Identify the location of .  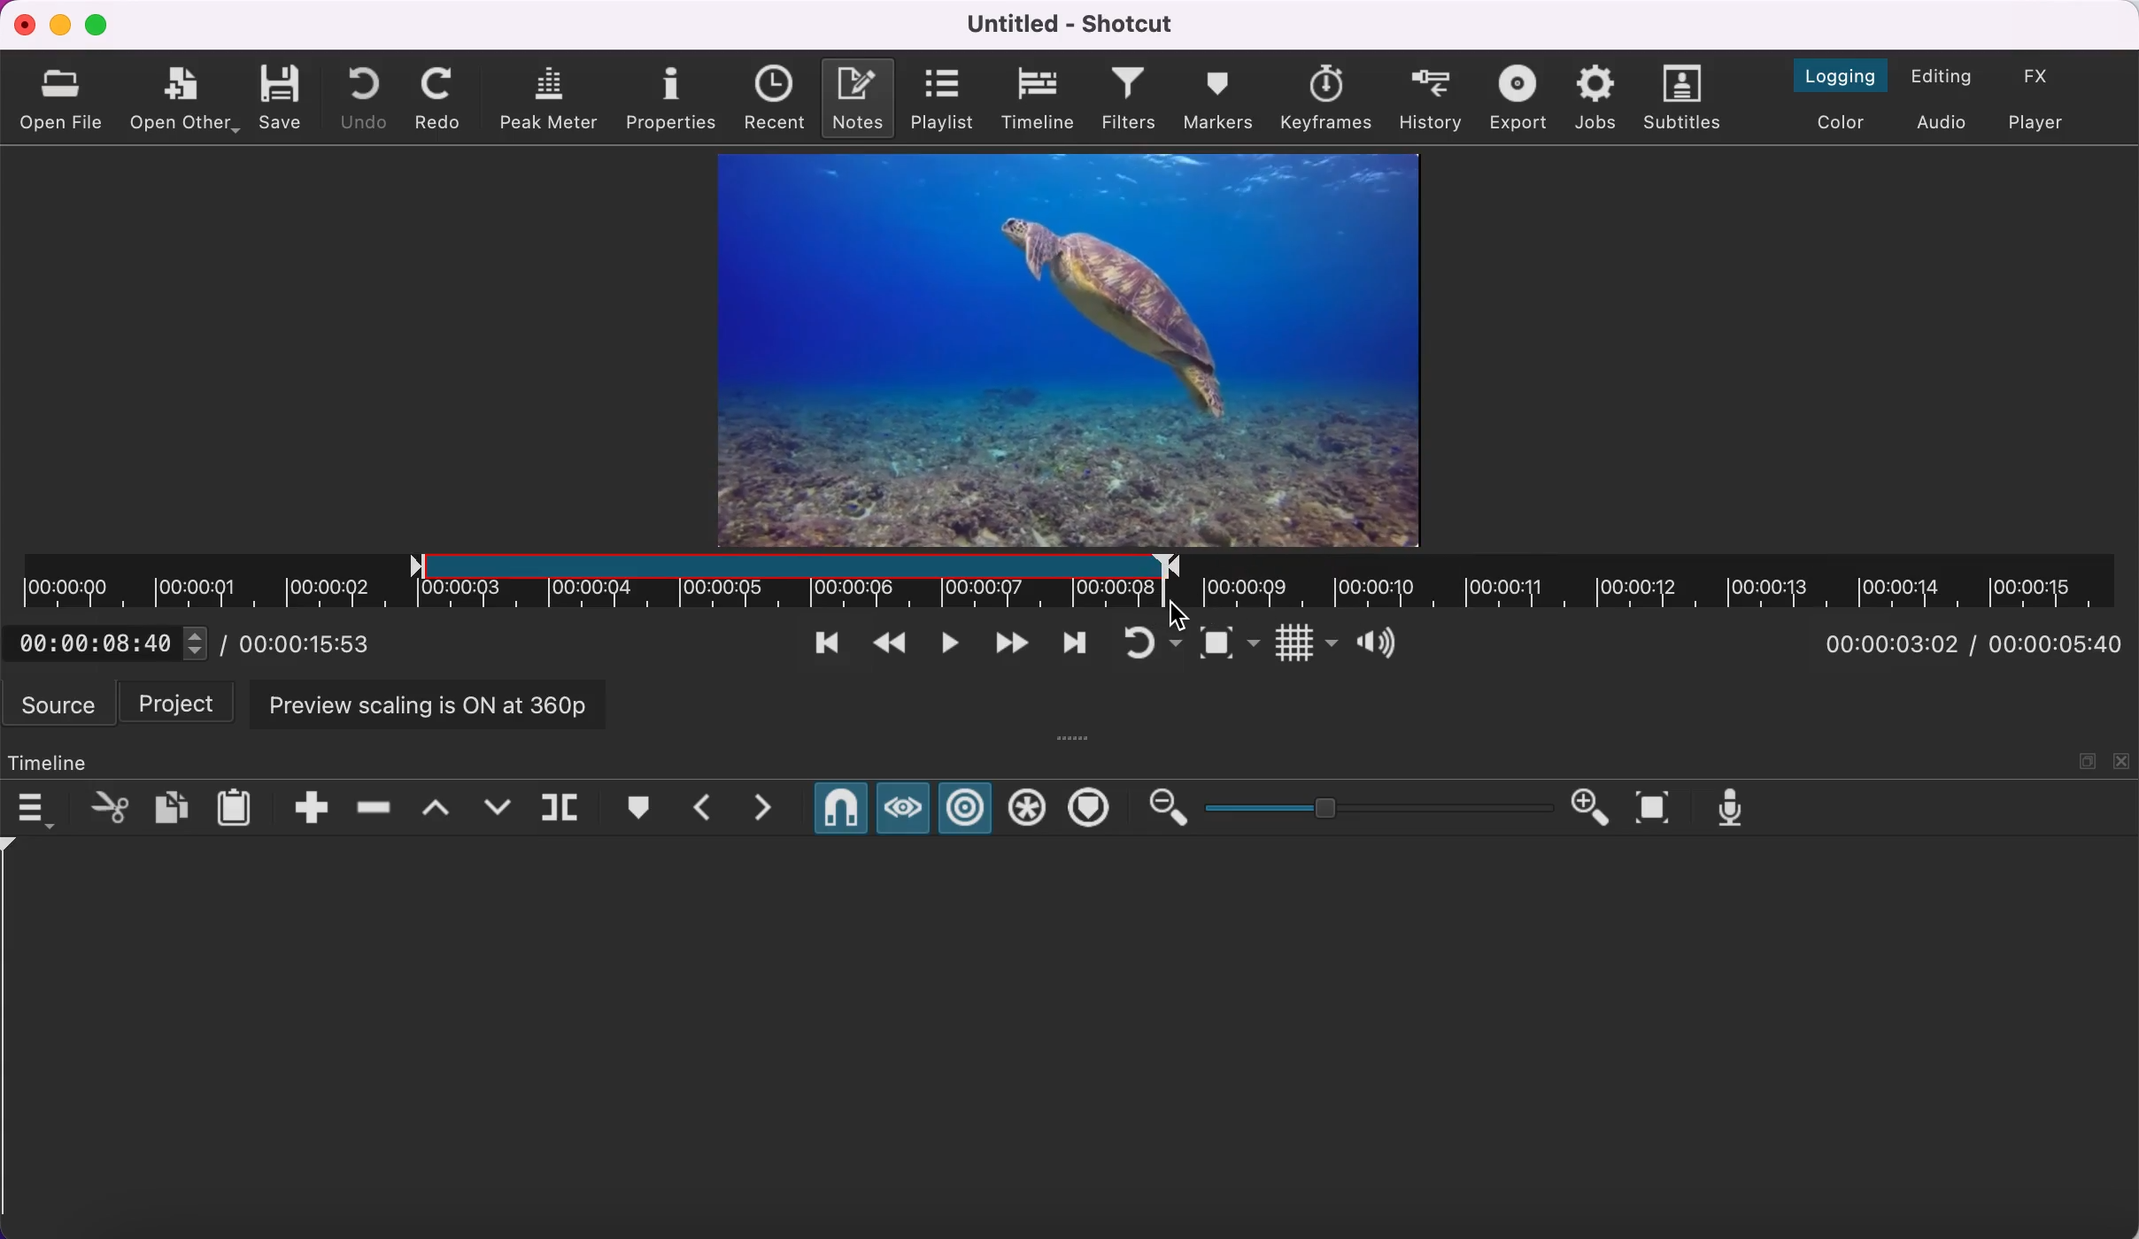
(1143, 643).